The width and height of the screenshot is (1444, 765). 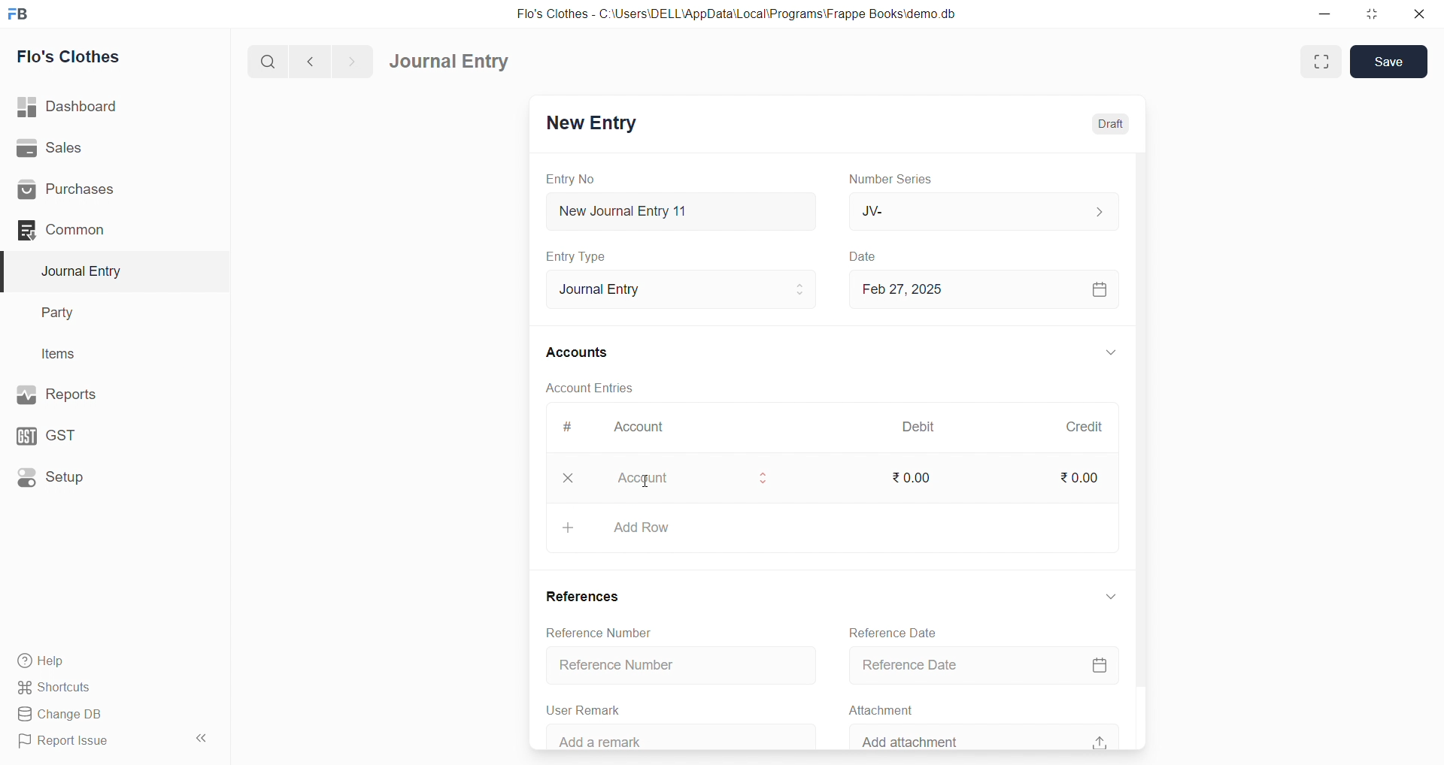 What do you see at coordinates (833, 528) in the screenshot?
I see `+ Add Row` at bounding box center [833, 528].